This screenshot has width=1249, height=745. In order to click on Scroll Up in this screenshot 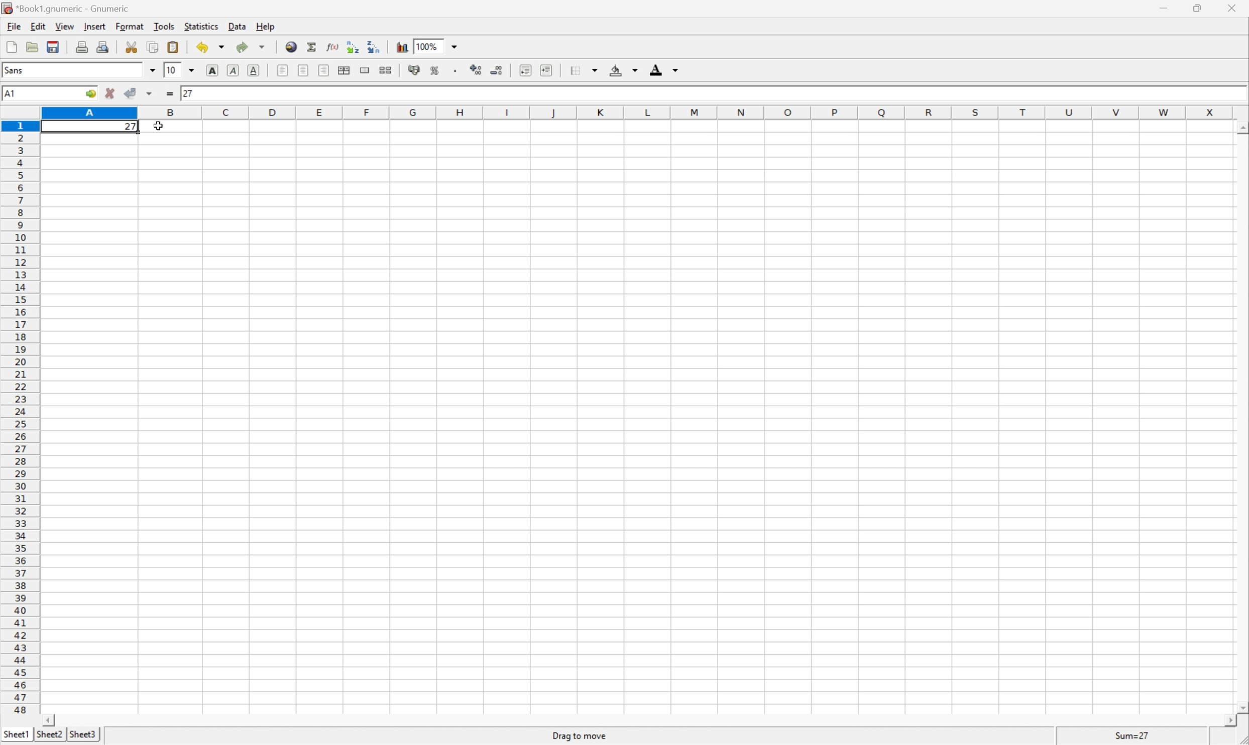, I will do `click(1241, 130)`.